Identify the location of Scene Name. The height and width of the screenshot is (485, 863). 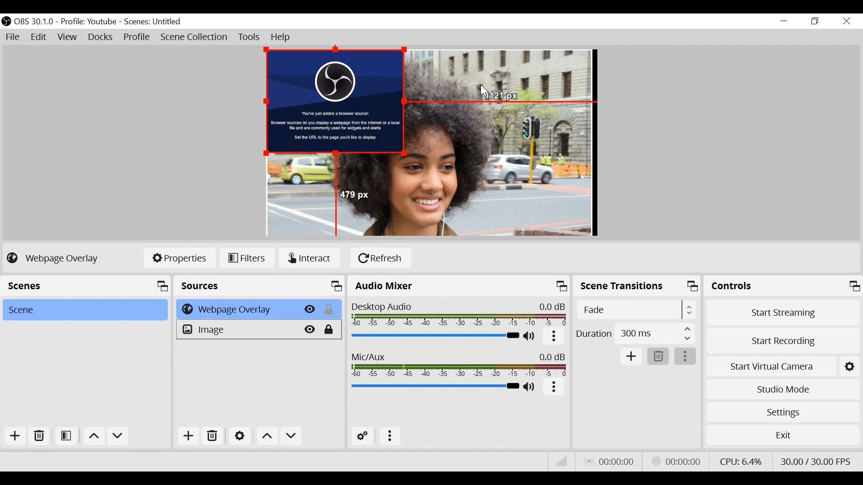
(155, 22).